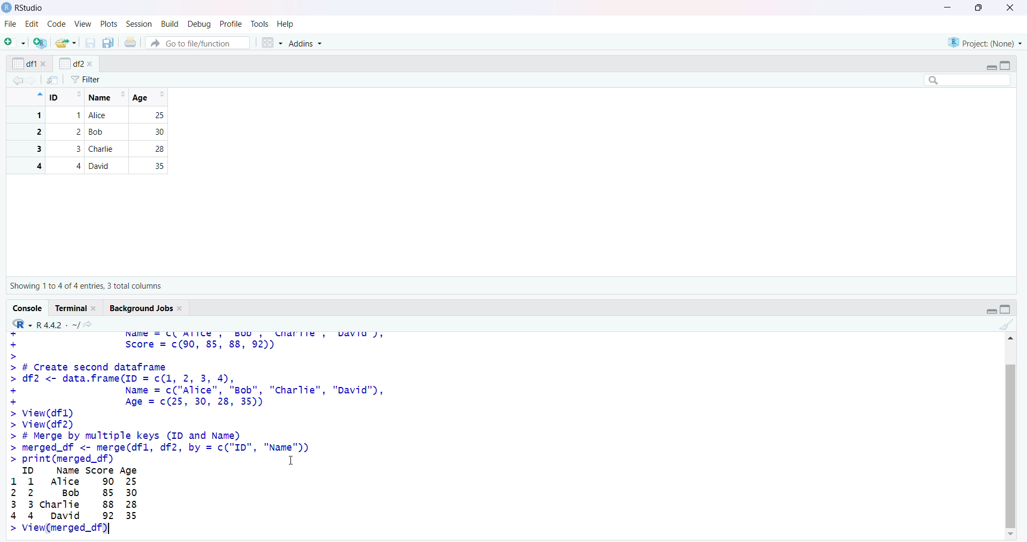 The height and width of the screenshot is (542, 1027). Describe the element at coordinates (92, 149) in the screenshot. I see `3 3 Charlie 28` at that location.